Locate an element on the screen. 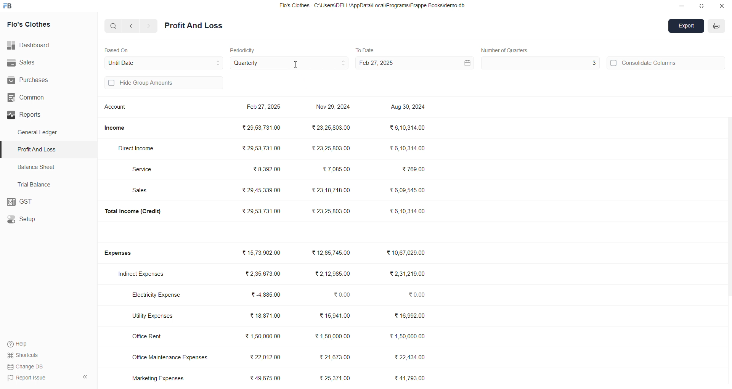  Electricity Expense is located at coordinates (159, 296).